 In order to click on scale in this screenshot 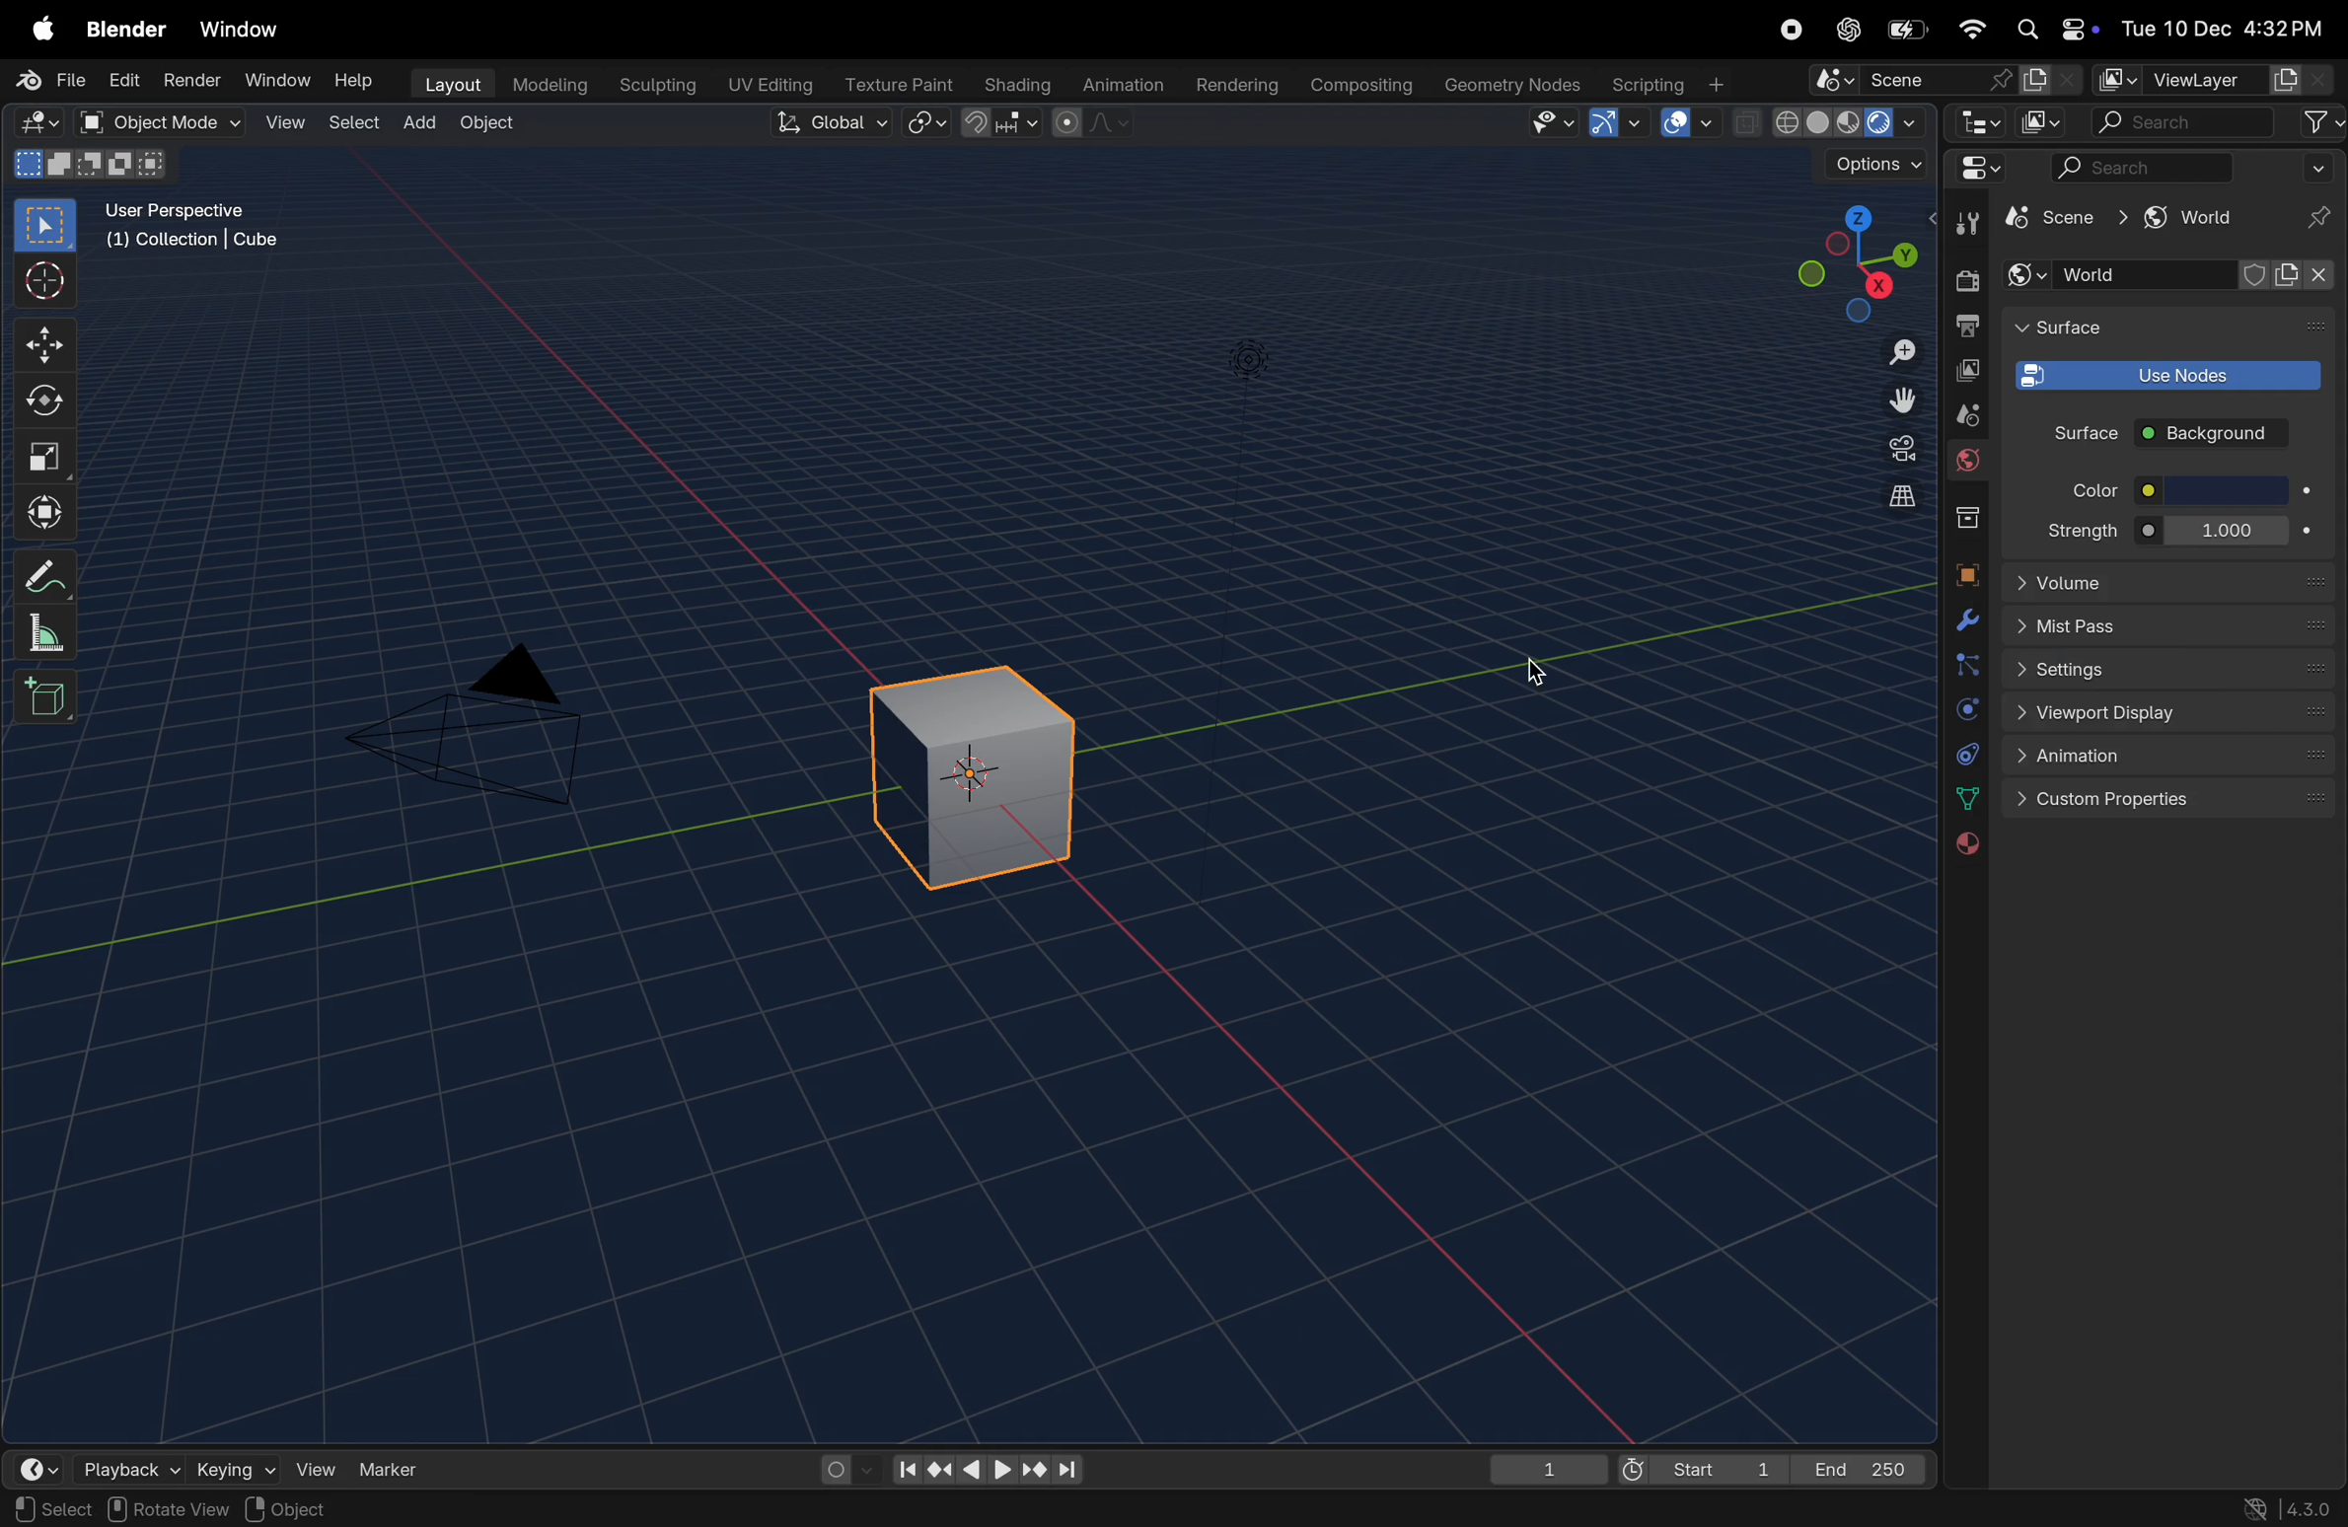, I will do `click(52, 631)`.